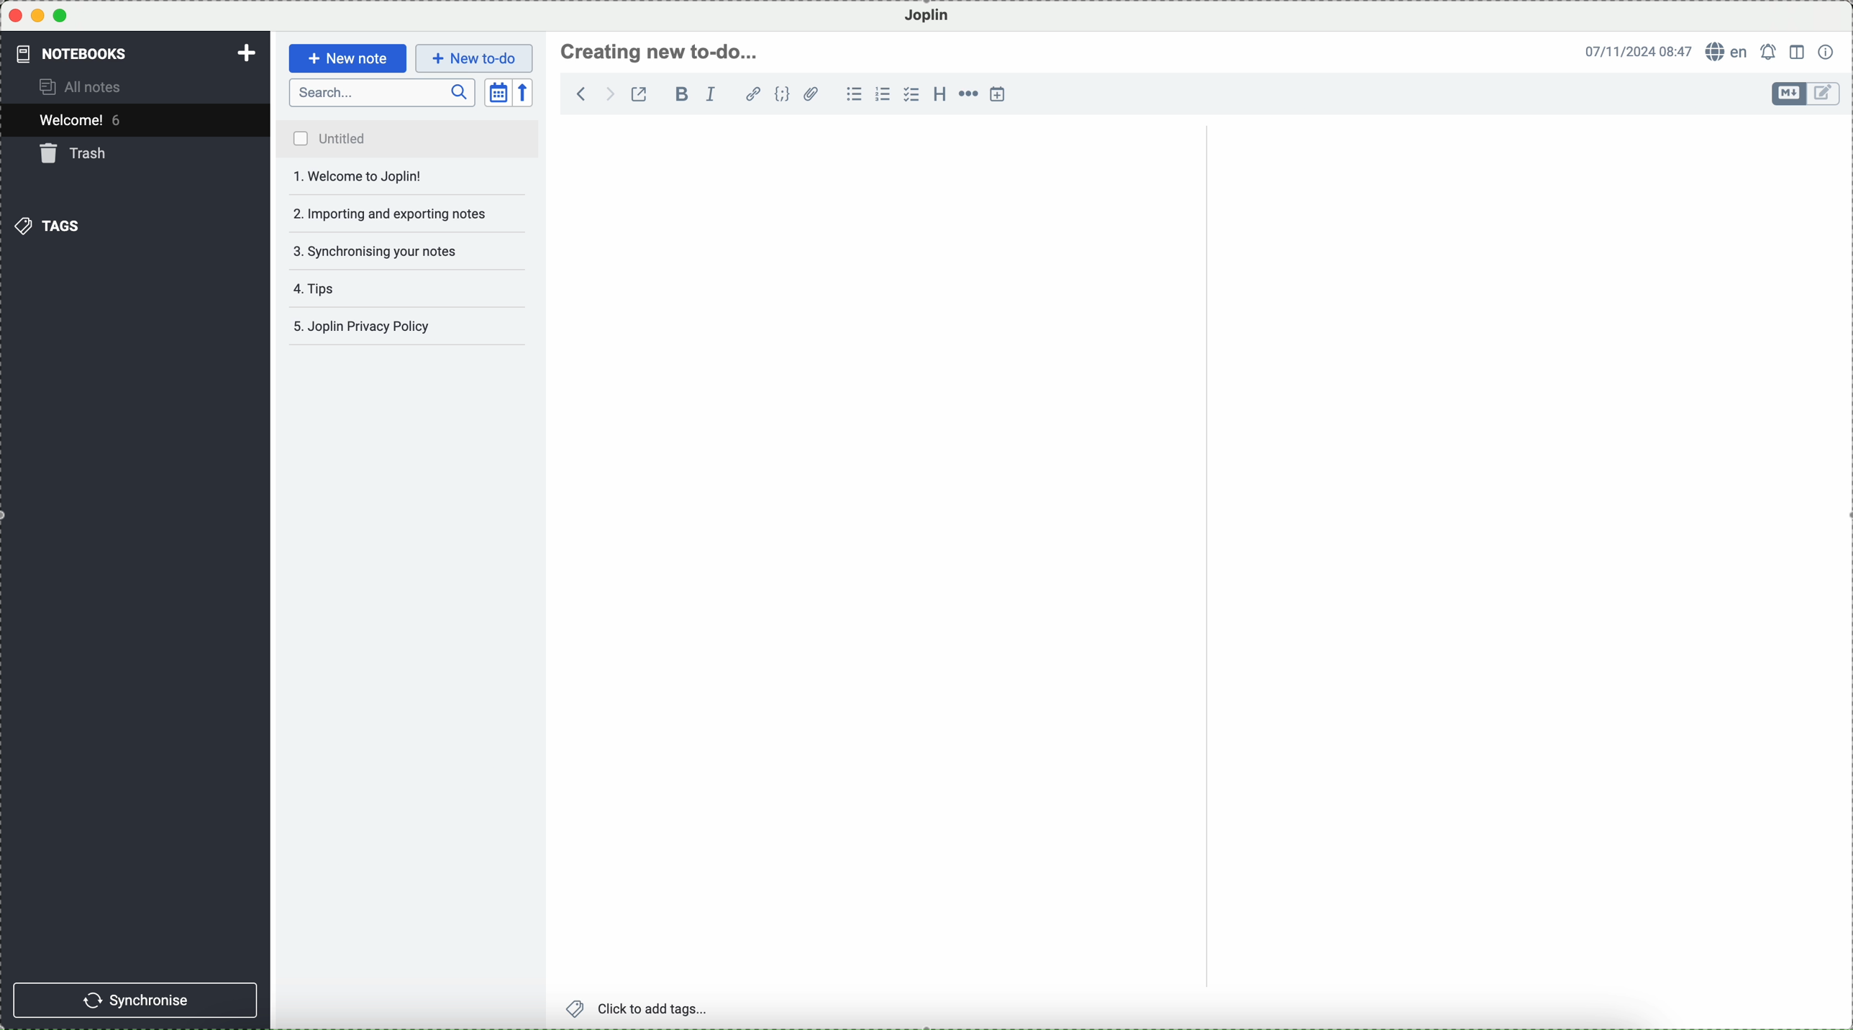  What do you see at coordinates (60, 15) in the screenshot?
I see `maximize` at bounding box center [60, 15].